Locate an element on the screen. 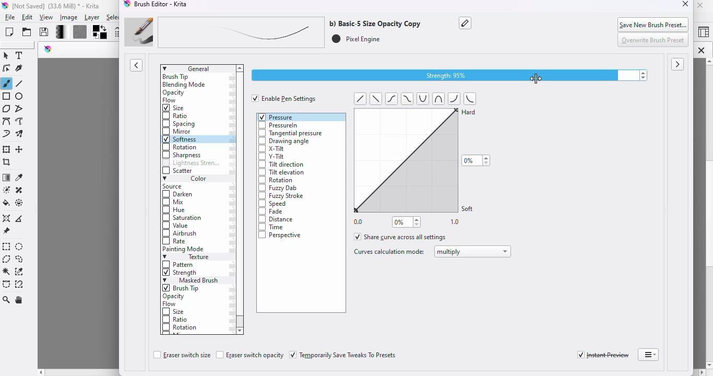 This screenshot has width=713, height=376. instant preview is located at coordinates (603, 355).